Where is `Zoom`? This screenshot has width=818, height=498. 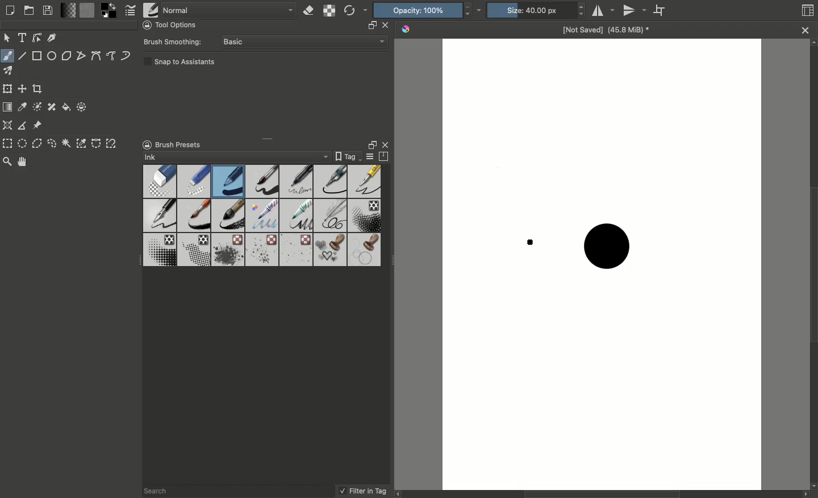
Zoom is located at coordinates (8, 162).